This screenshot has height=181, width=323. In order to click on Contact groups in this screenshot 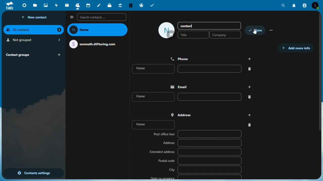, I will do `click(27, 55)`.